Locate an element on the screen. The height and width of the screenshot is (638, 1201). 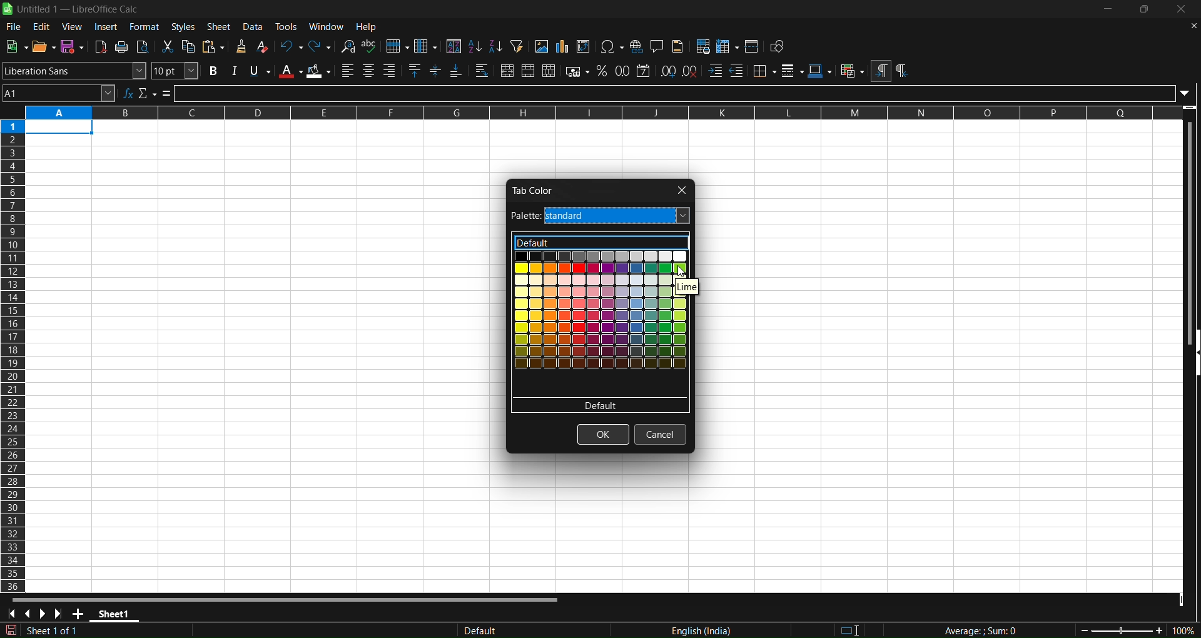
decrease indent is located at coordinates (737, 71).